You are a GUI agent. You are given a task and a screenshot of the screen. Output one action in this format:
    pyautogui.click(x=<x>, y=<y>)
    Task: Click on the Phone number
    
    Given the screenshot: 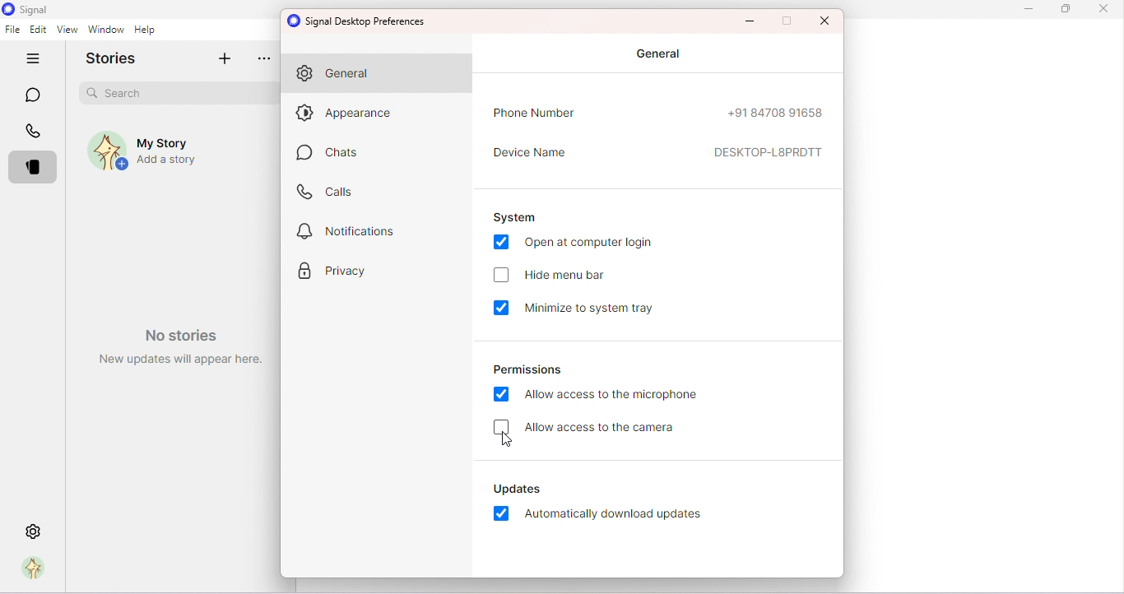 What is the action you would take?
    pyautogui.click(x=653, y=115)
    